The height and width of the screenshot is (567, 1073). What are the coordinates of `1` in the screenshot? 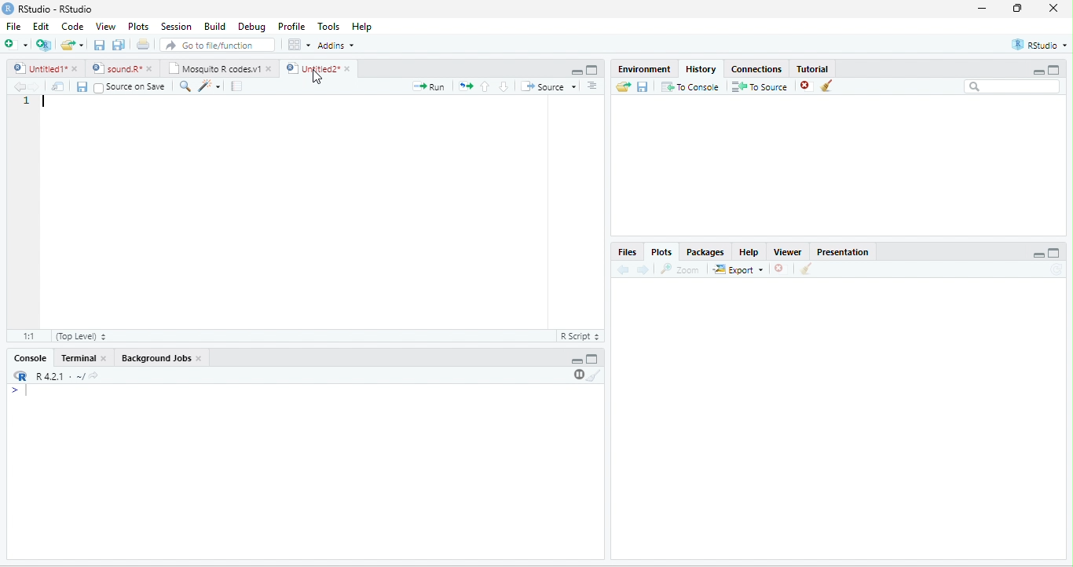 It's located at (27, 101).